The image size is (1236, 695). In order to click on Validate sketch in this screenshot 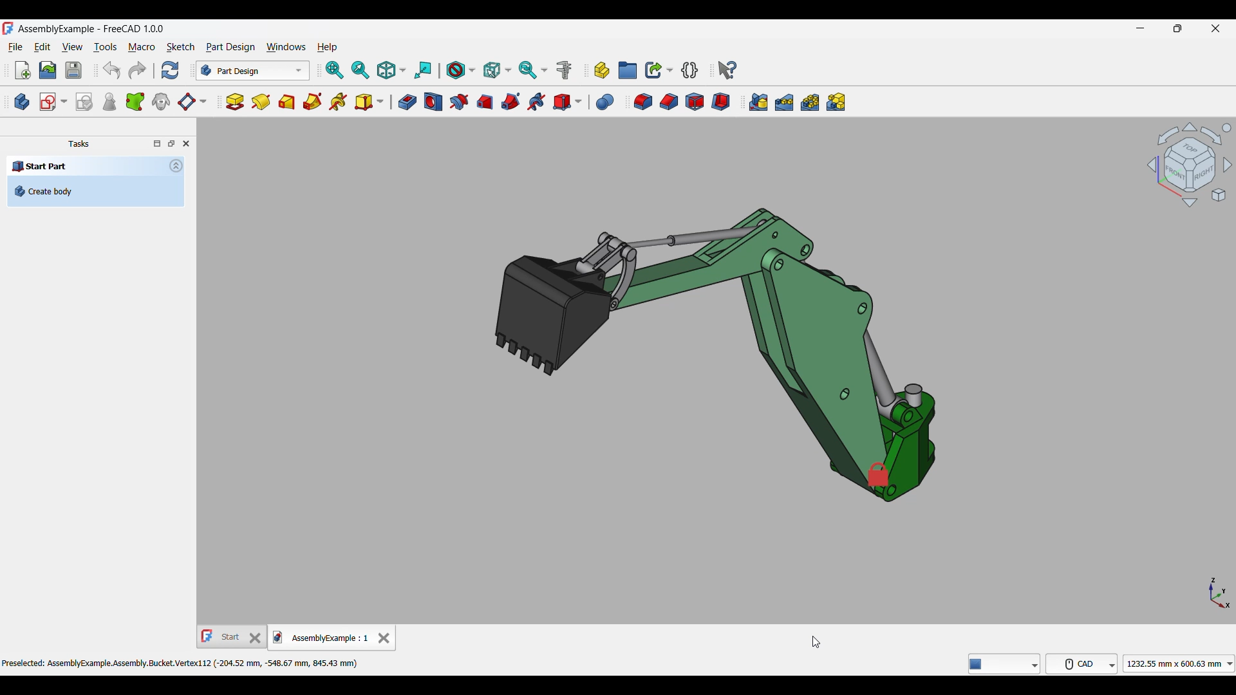, I will do `click(84, 102)`.